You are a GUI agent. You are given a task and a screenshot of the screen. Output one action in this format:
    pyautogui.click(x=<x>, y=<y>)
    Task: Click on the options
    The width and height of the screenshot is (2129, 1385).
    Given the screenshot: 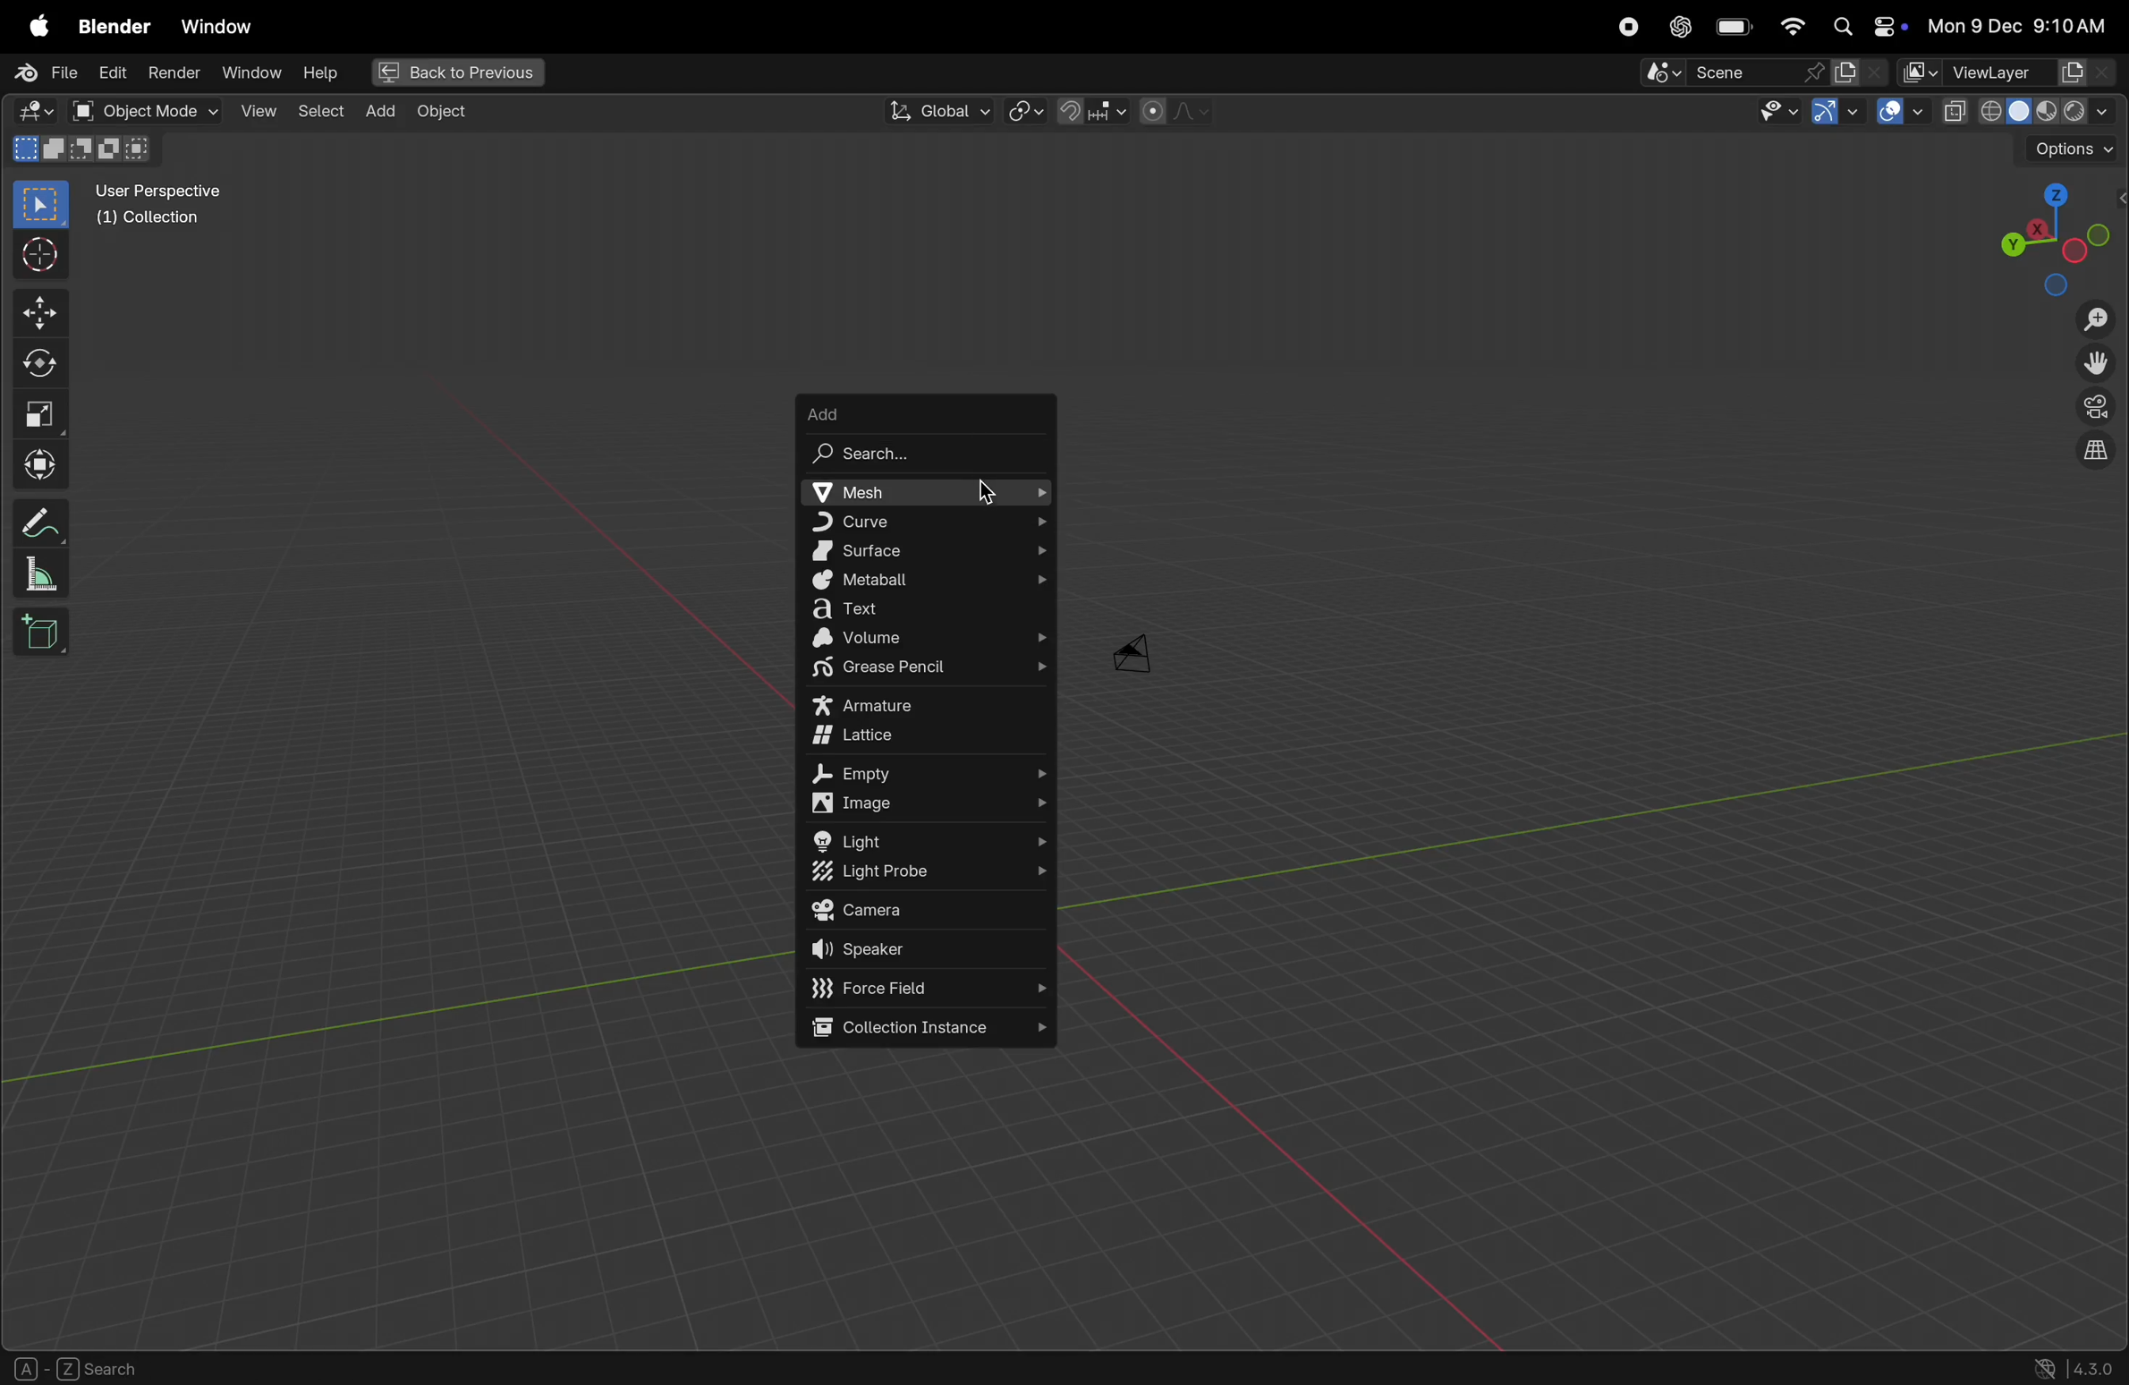 What is the action you would take?
    pyautogui.click(x=2072, y=150)
    